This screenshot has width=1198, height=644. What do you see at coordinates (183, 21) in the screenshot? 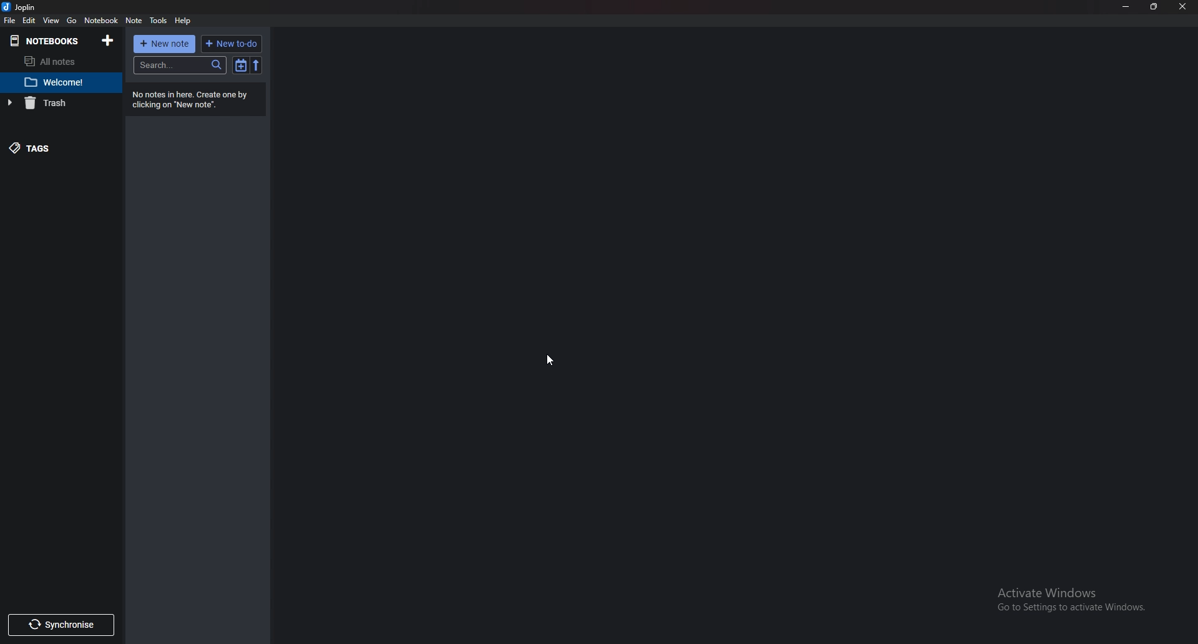
I see `help` at bounding box center [183, 21].